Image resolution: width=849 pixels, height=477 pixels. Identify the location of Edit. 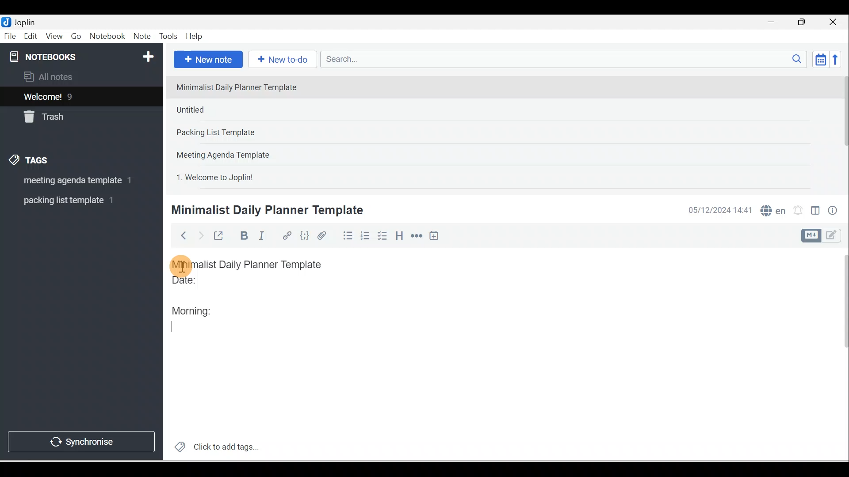
(31, 37).